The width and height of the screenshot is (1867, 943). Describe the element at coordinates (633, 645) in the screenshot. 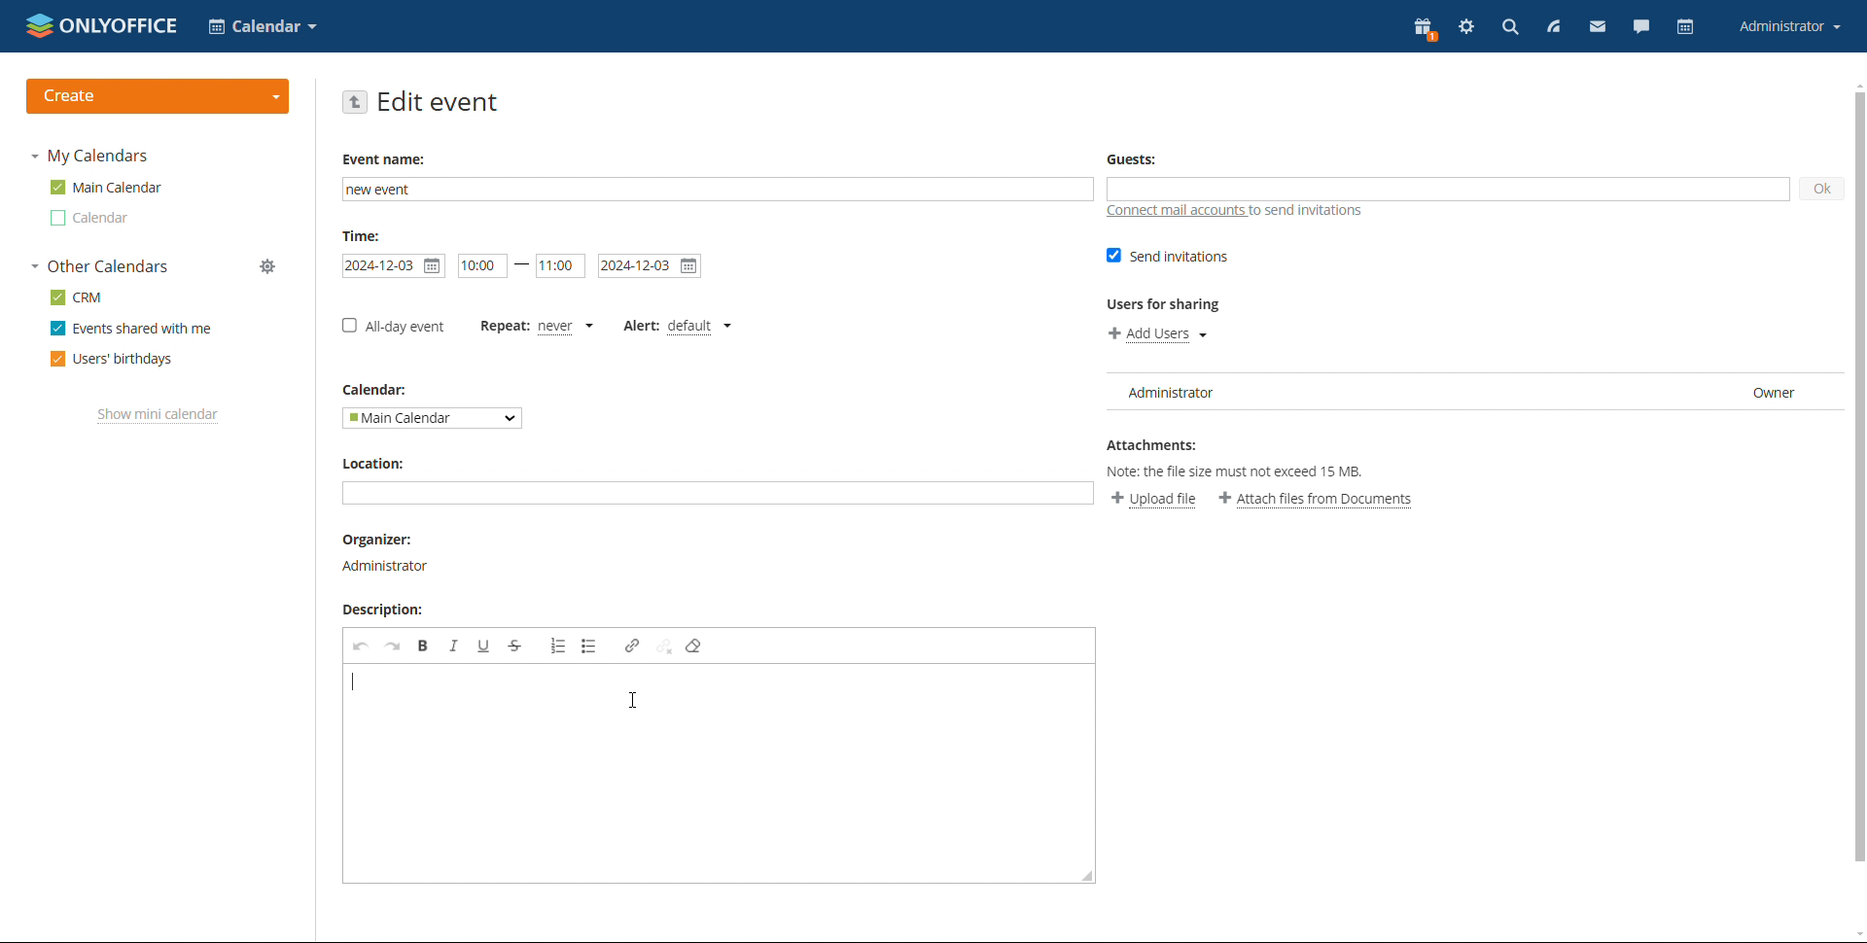

I see `link` at that location.